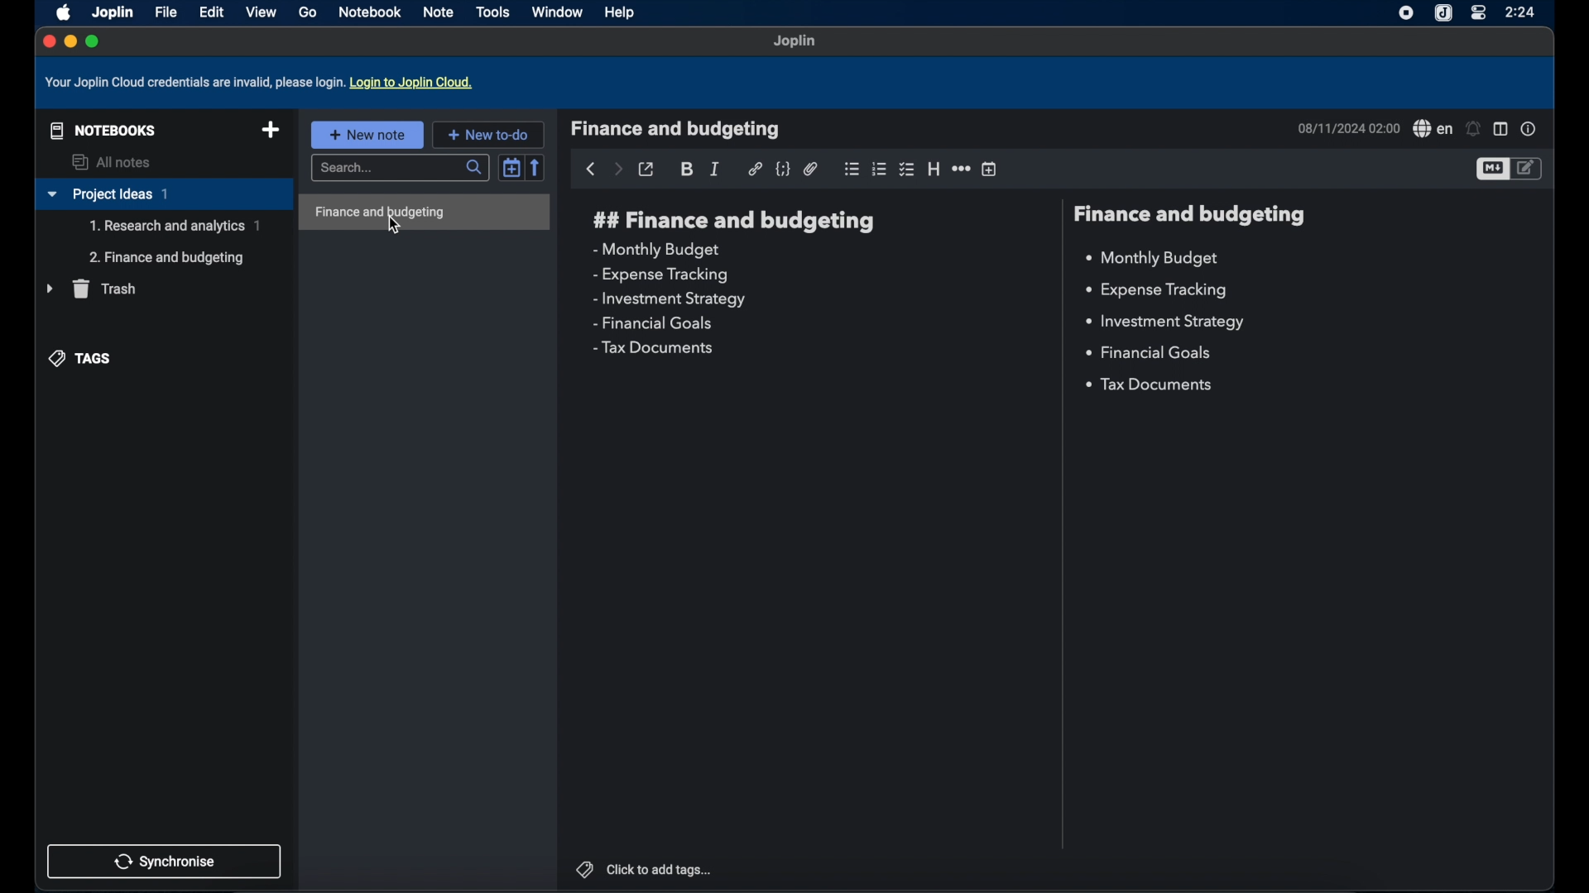 The width and height of the screenshot is (1589, 893). What do you see at coordinates (908, 169) in the screenshot?
I see `checkbox` at bounding box center [908, 169].